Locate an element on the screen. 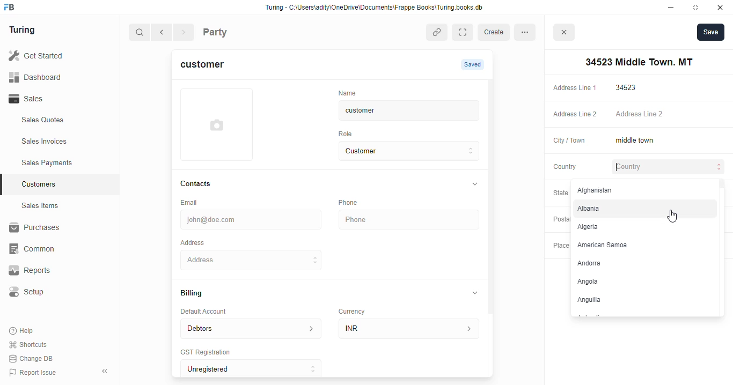 The image size is (733, 385). Expand is located at coordinates (465, 32).